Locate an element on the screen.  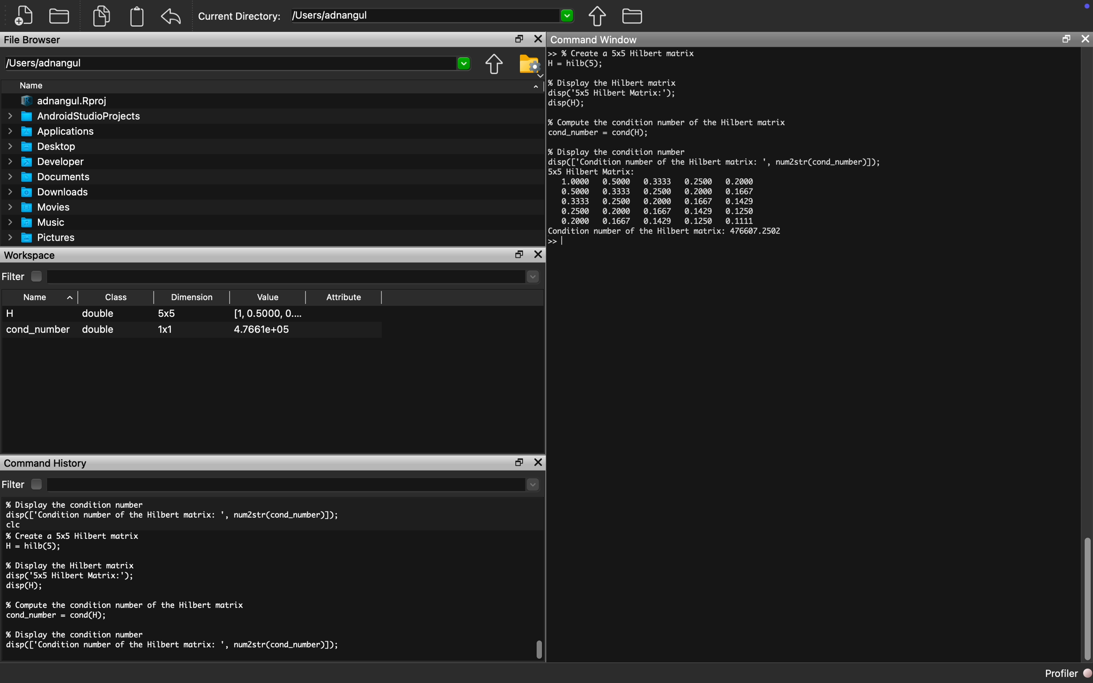
H double 5x5 [1,0.5000, O.... is located at coordinates (156, 315).